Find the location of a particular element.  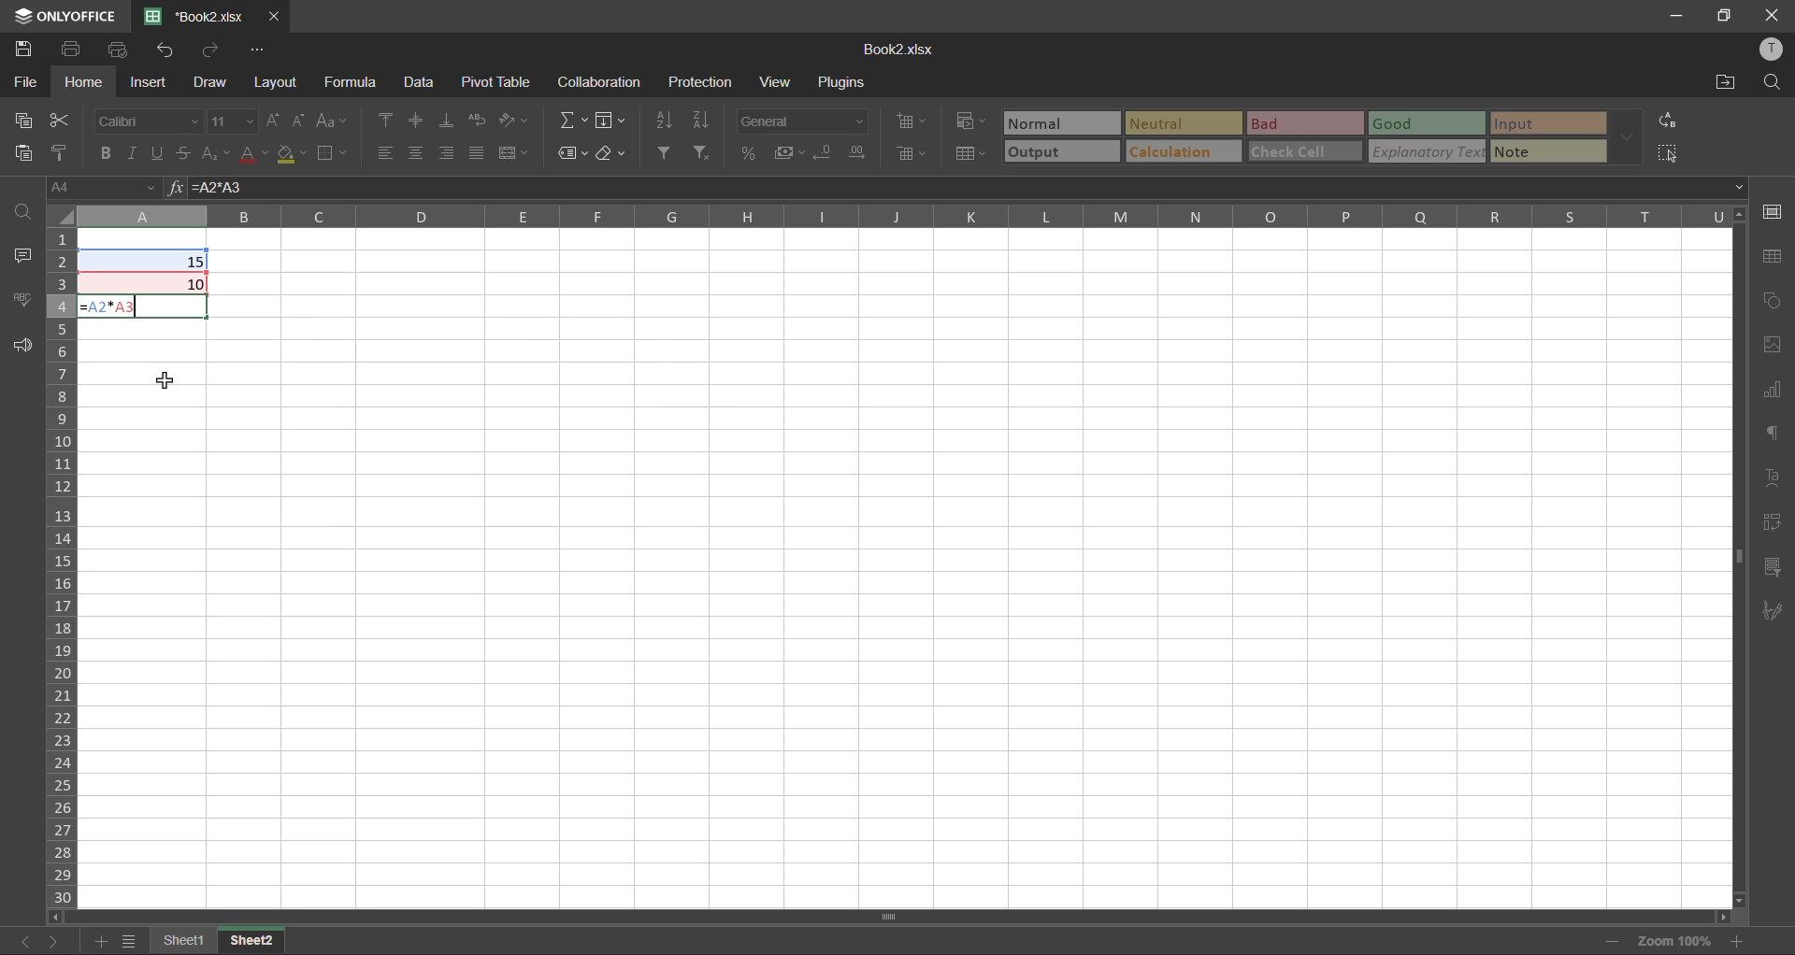

column names in alphabets is located at coordinates (907, 215).